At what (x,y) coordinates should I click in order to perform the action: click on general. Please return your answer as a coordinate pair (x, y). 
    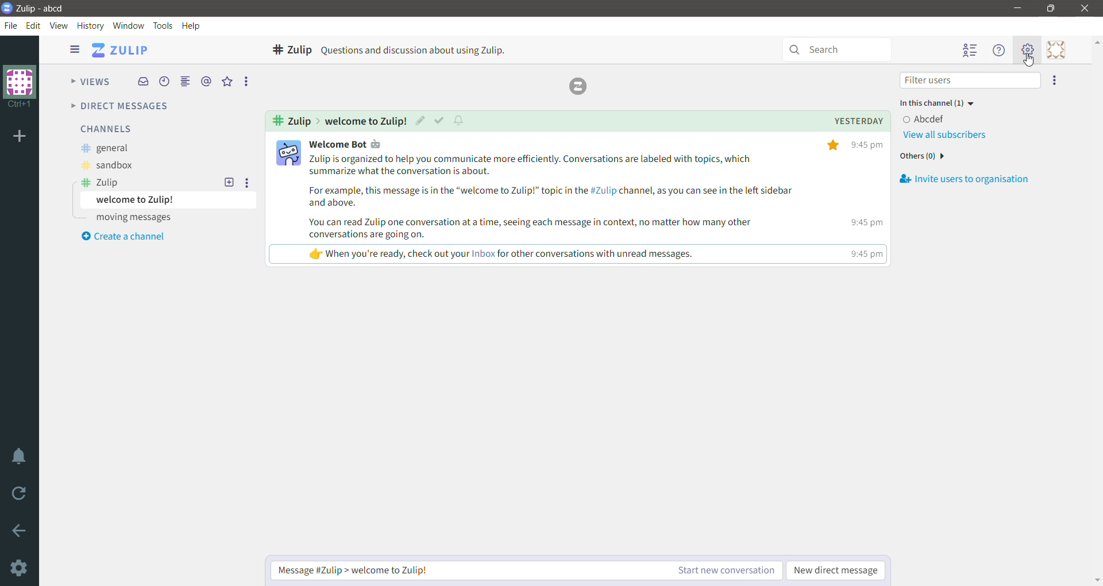
    Looking at the image, I should click on (106, 149).